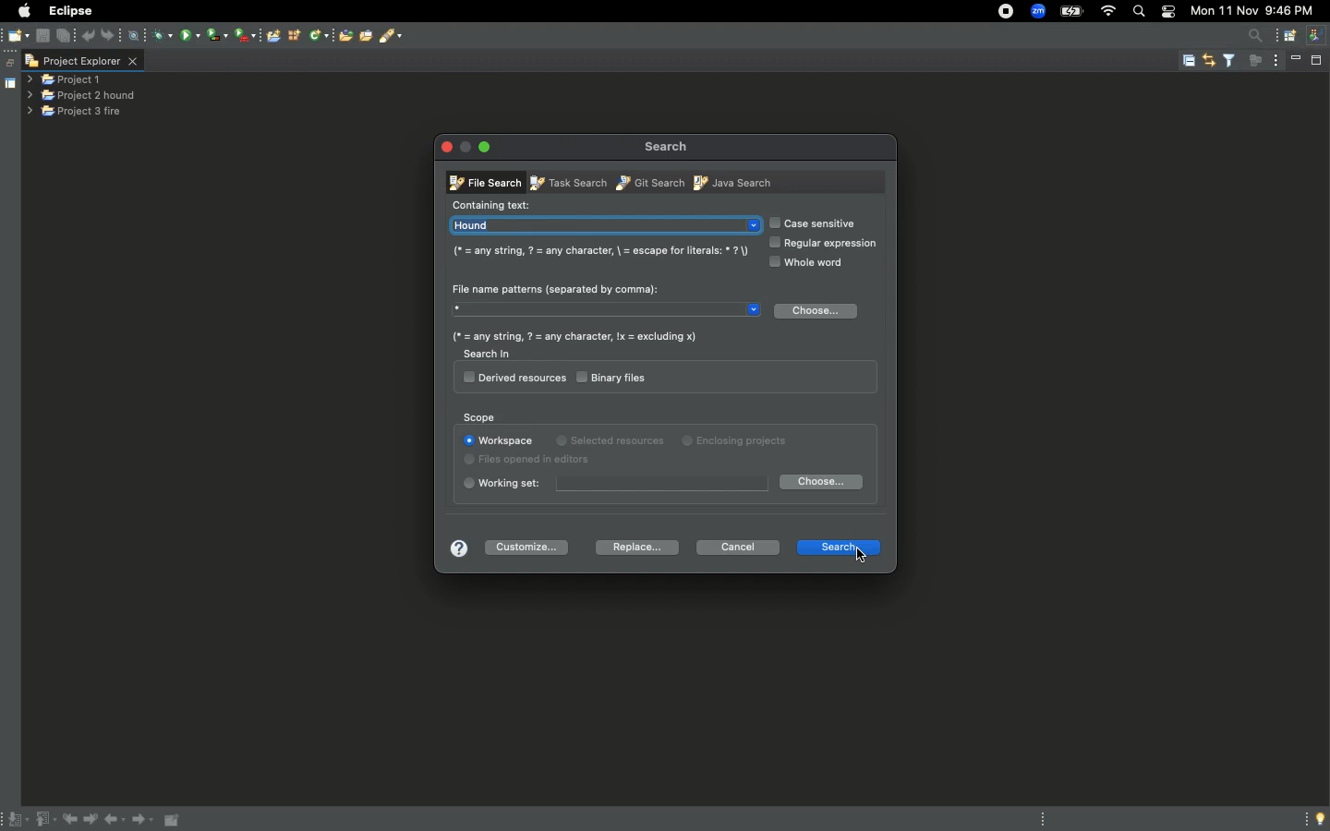 The image size is (1330, 831). What do you see at coordinates (113, 33) in the screenshot?
I see `redo` at bounding box center [113, 33].